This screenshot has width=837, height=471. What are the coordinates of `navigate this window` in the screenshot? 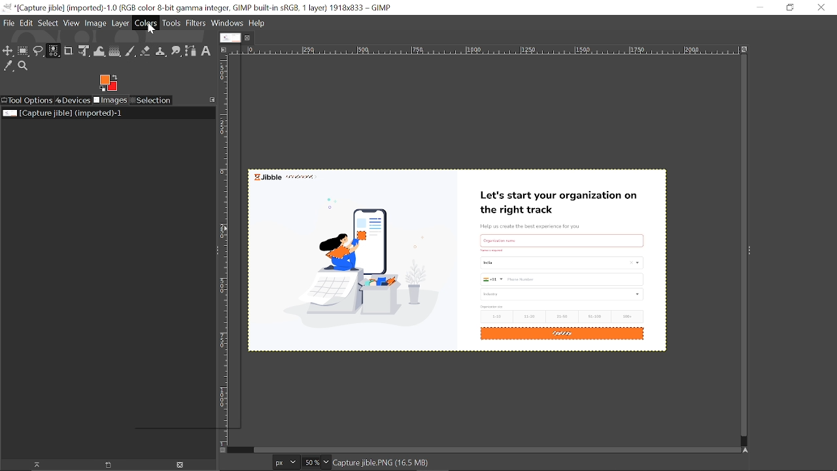 It's located at (748, 449).